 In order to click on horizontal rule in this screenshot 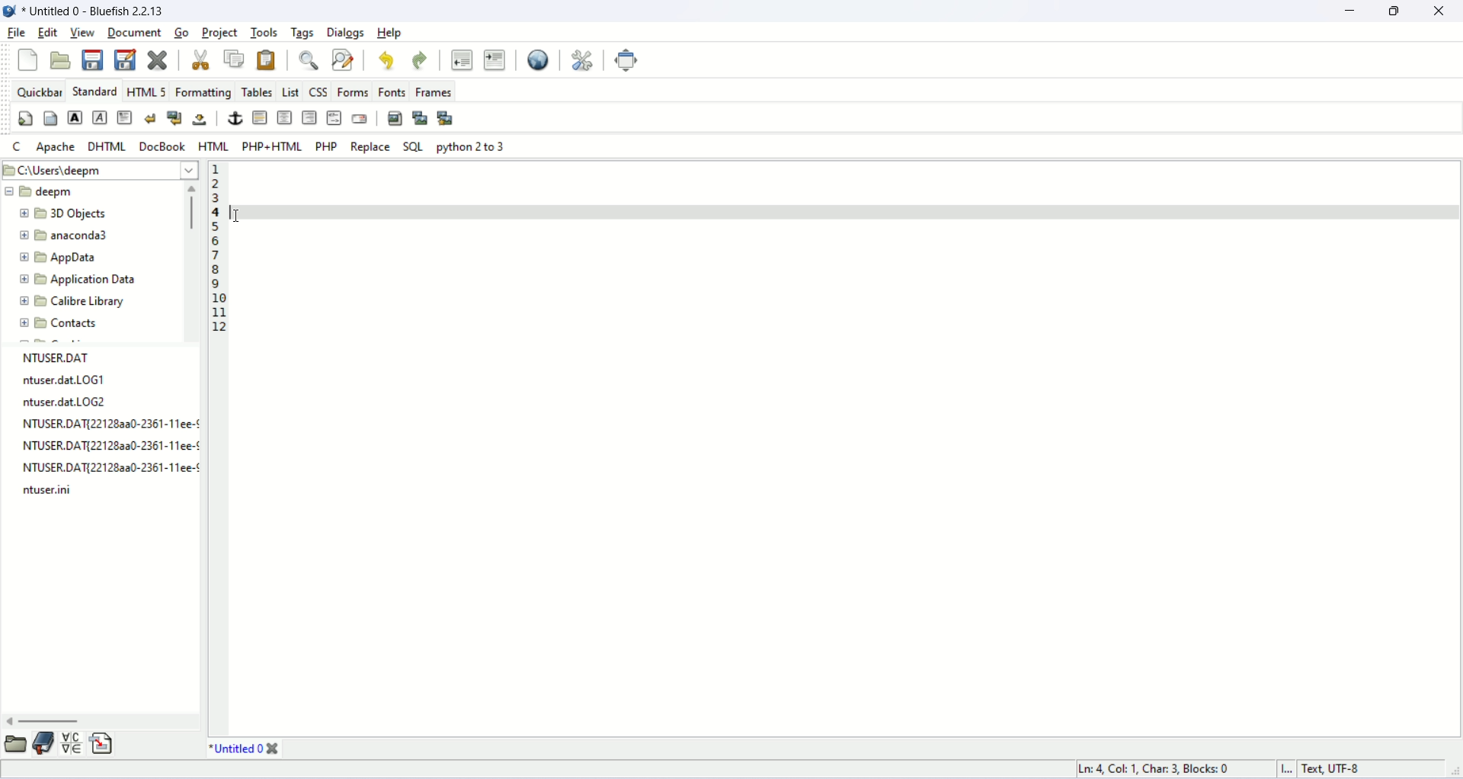, I will do `click(258, 116)`.